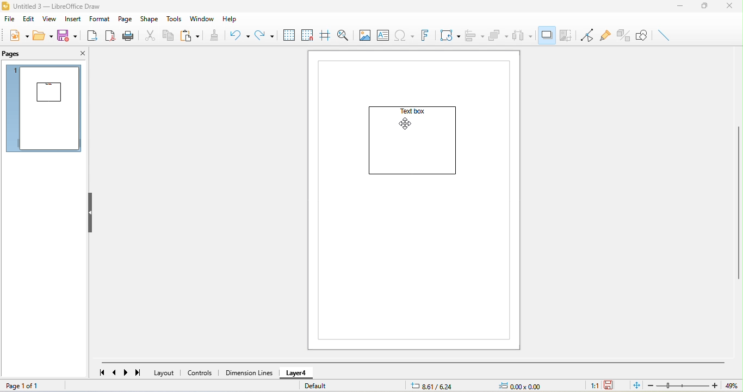  I want to click on redo, so click(267, 35).